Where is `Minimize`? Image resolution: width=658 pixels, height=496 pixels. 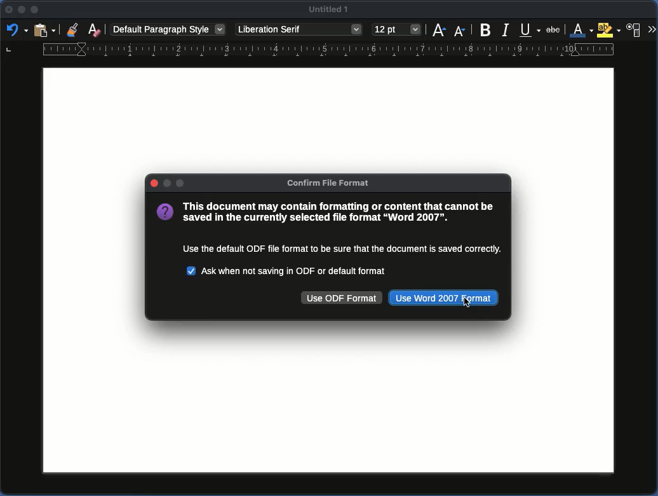 Minimize is located at coordinates (22, 11).